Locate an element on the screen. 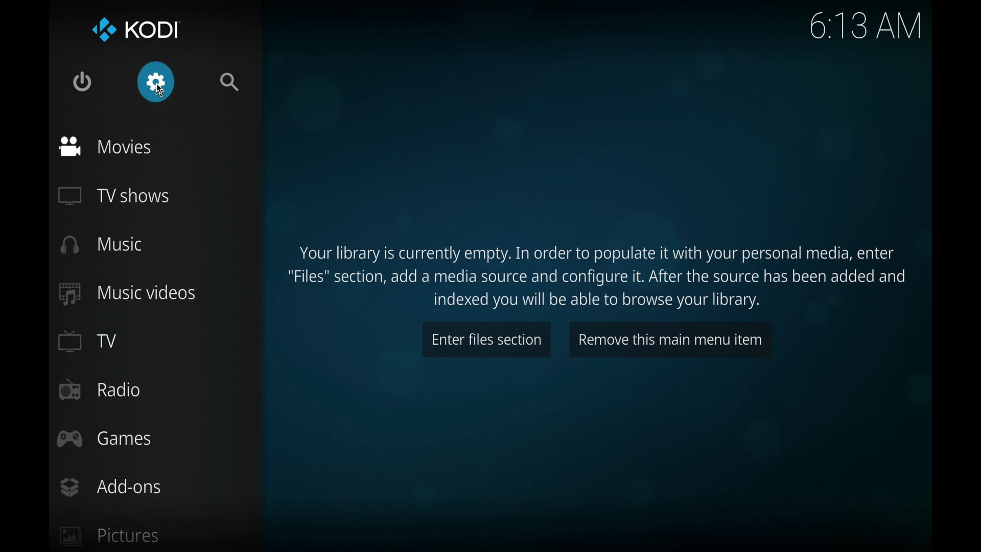 Image resolution: width=981 pixels, height=552 pixels. pictures is located at coordinates (109, 535).